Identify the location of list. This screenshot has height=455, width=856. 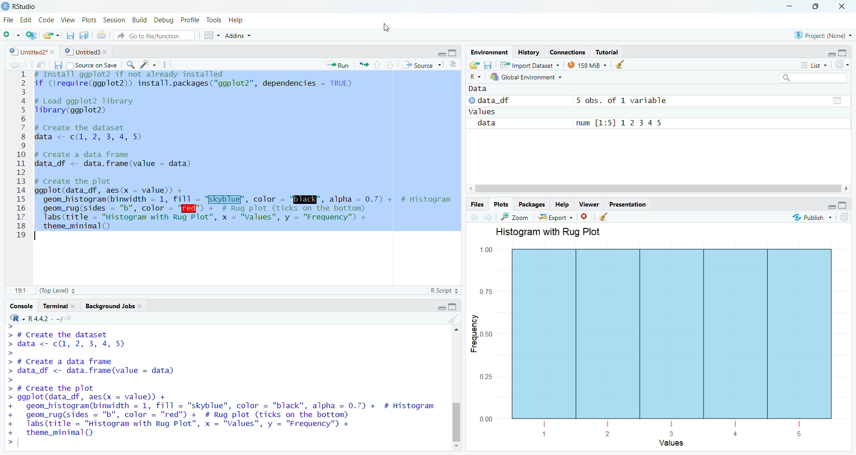
(811, 64).